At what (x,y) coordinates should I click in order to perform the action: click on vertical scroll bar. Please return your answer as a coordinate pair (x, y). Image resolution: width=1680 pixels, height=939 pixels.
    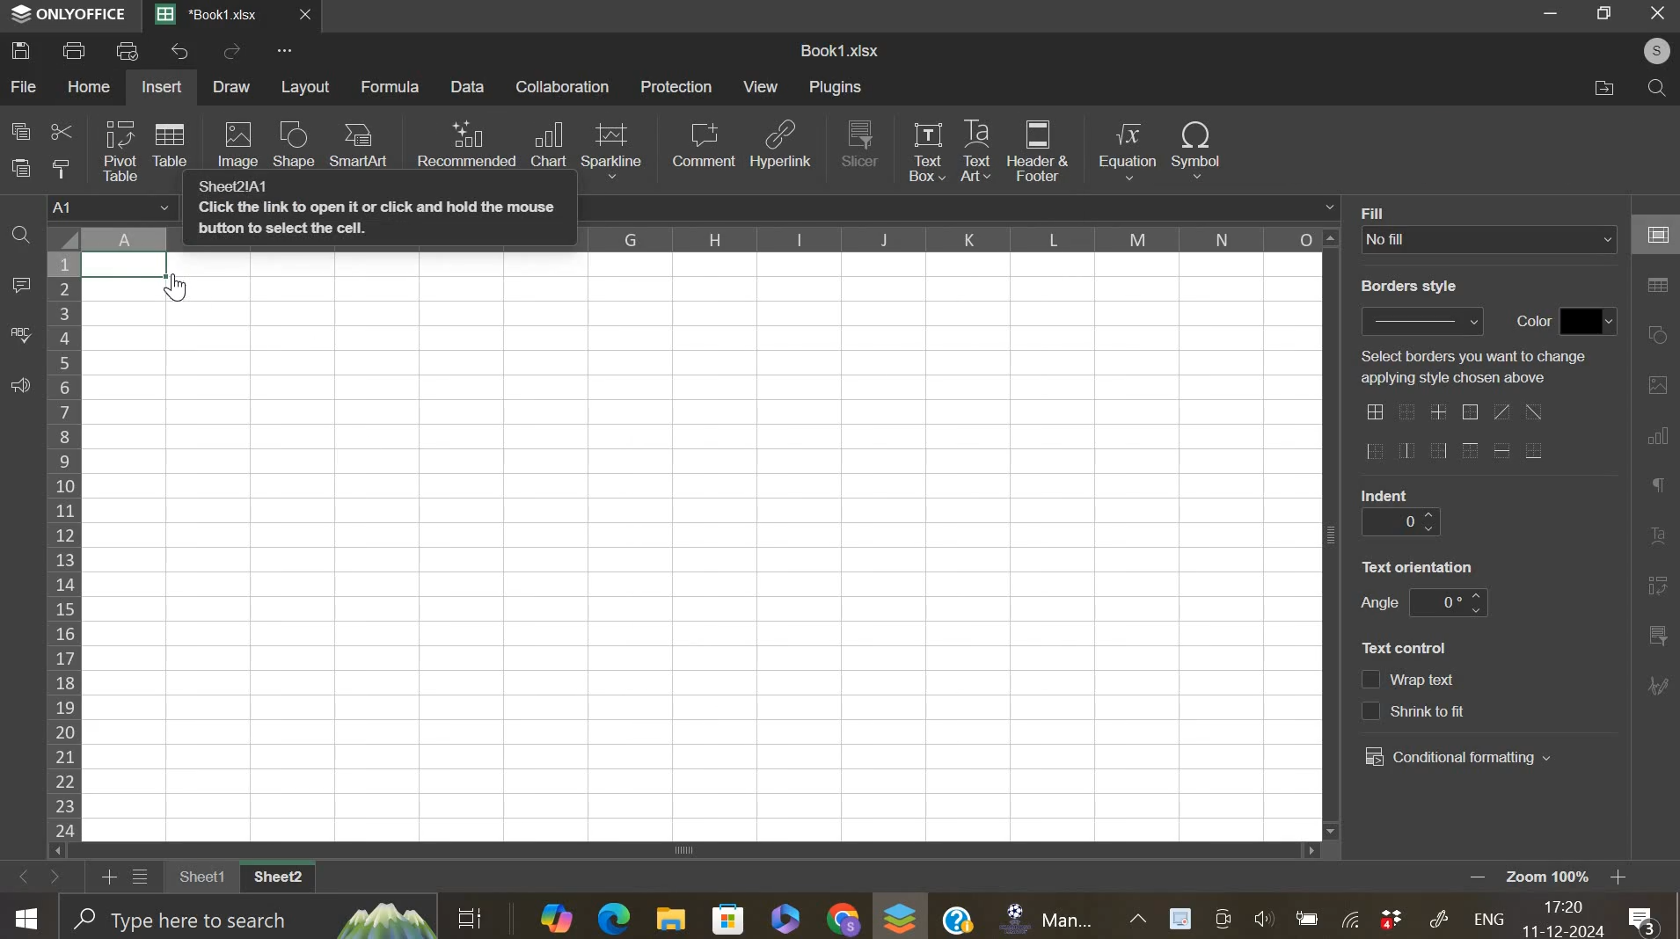
    Looking at the image, I should click on (1333, 531).